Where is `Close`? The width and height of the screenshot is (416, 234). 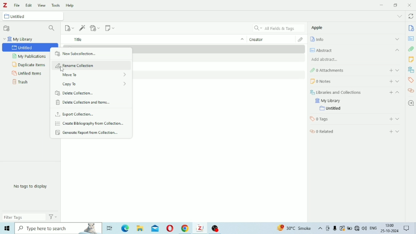
Close is located at coordinates (410, 5).